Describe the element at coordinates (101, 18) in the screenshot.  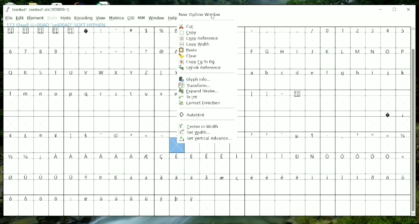
I see `View` at that location.